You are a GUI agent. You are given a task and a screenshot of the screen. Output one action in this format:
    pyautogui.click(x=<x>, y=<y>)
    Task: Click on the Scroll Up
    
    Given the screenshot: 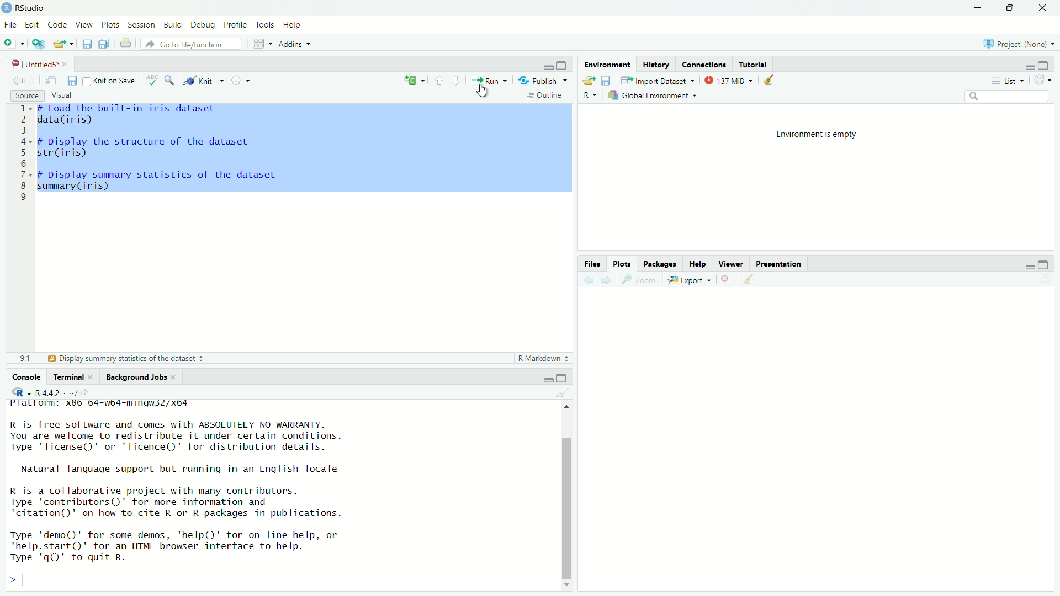 What is the action you would take?
    pyautogui.click(x=569, y=405)
    